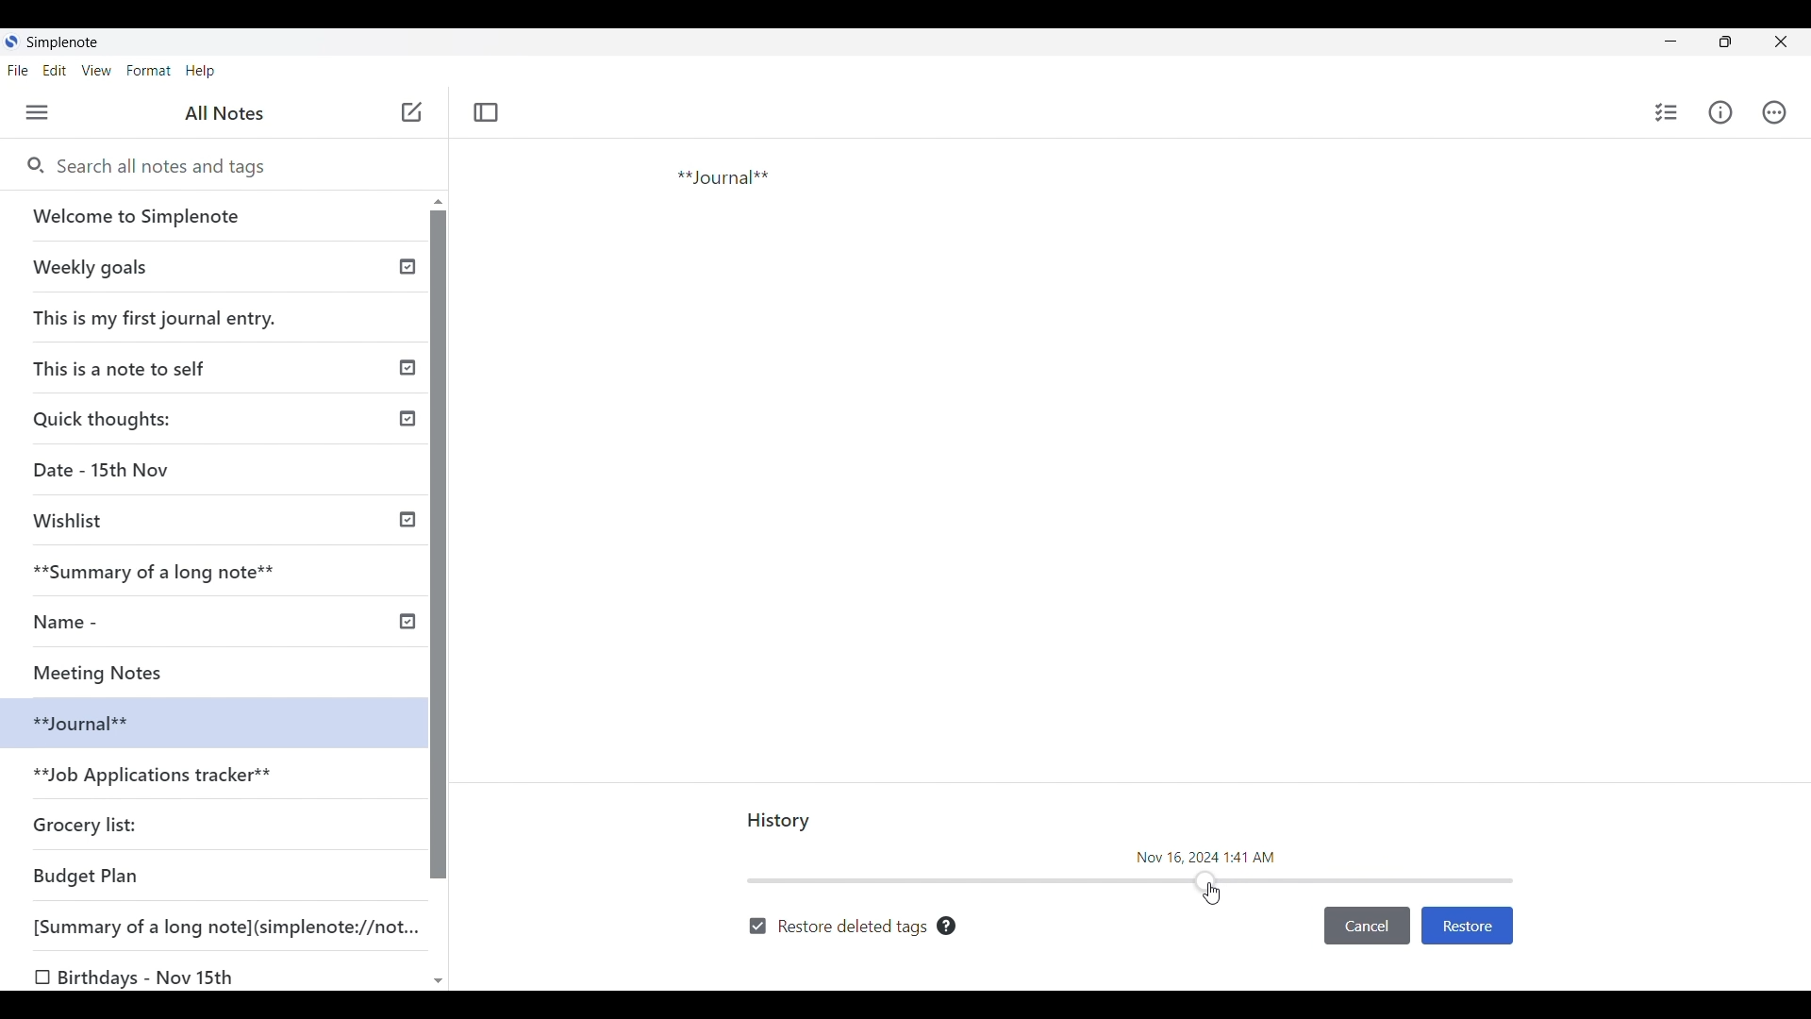 The image size is (1811, 1019). I want to click on Wishlist, so click(75, 521).